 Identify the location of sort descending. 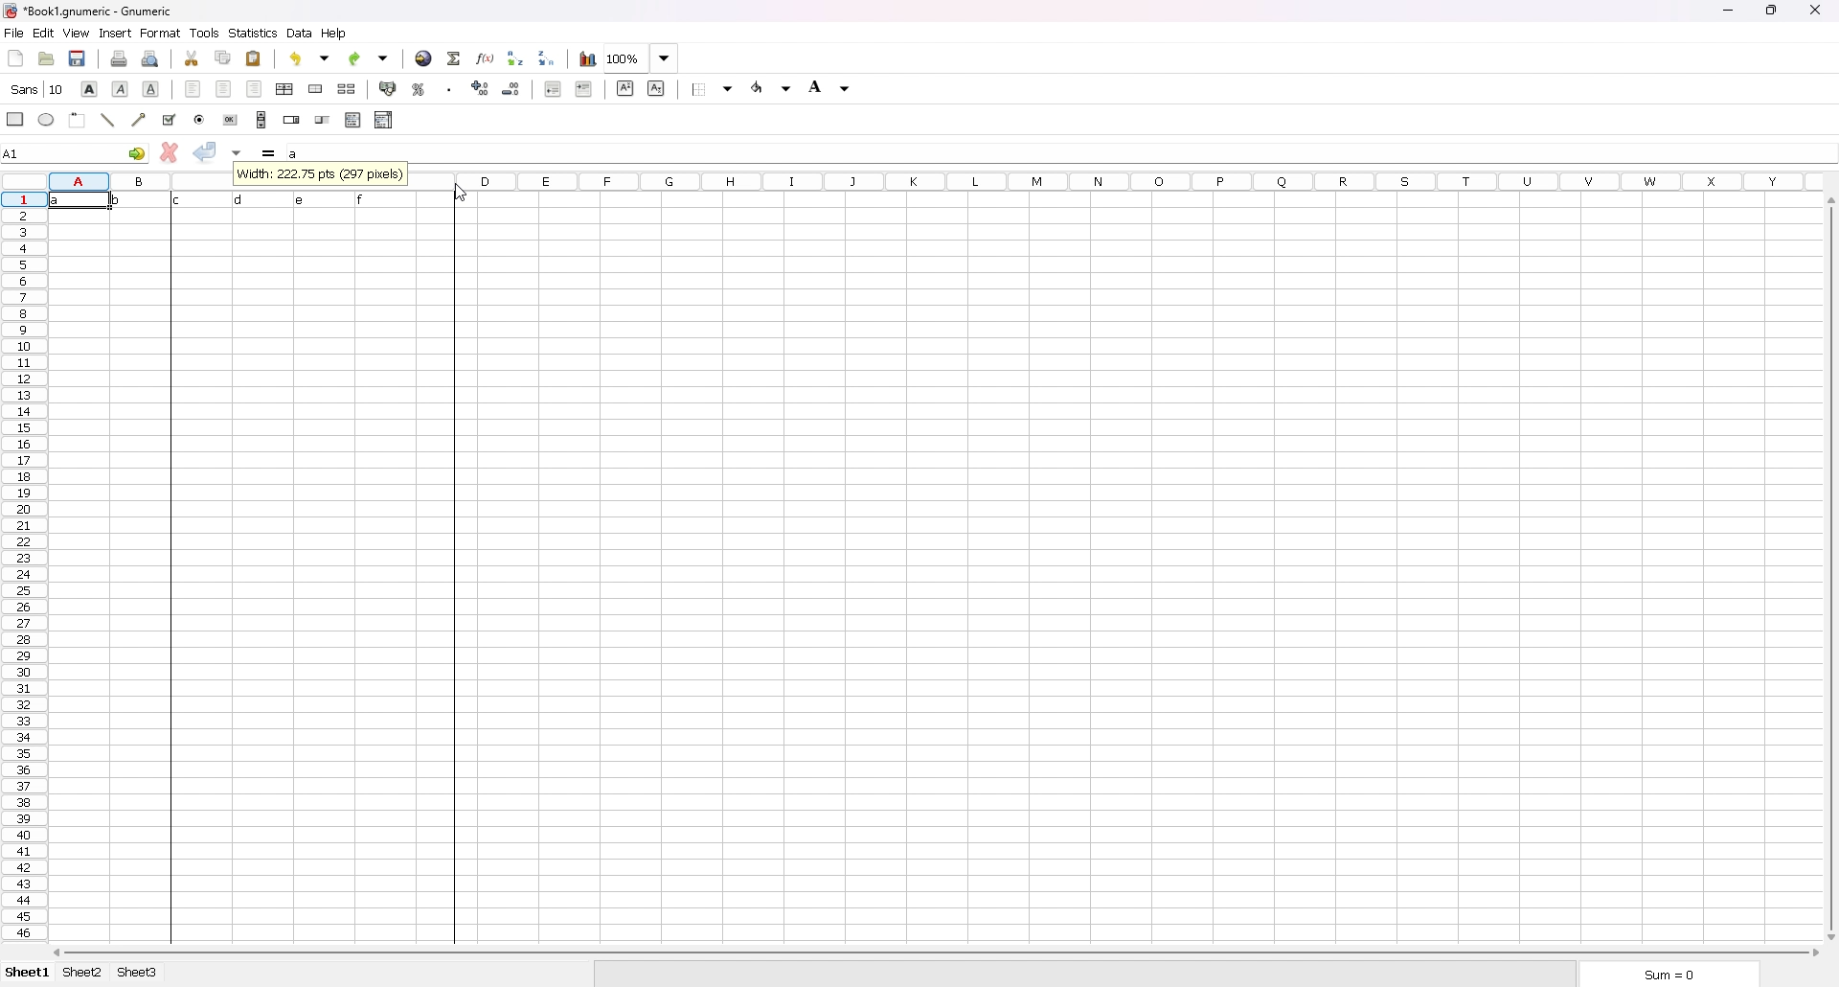
(547, 57).